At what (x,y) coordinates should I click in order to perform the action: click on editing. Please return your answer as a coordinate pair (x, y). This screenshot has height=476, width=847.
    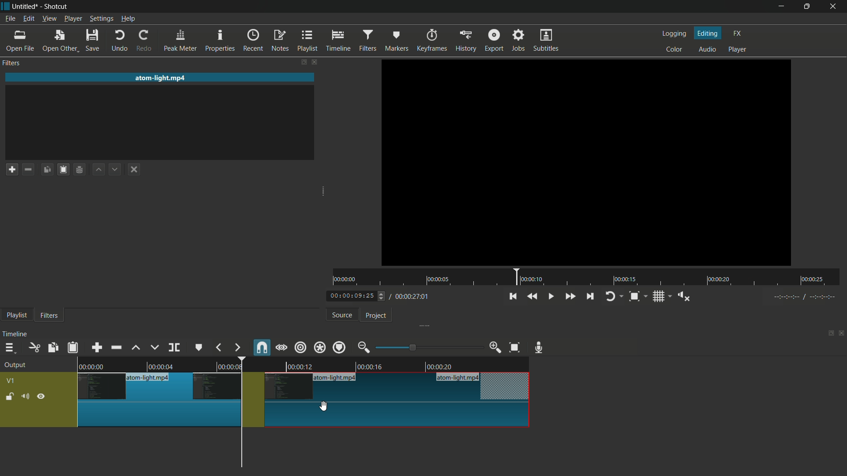
    Looking at the image, I should click on (708, 33).